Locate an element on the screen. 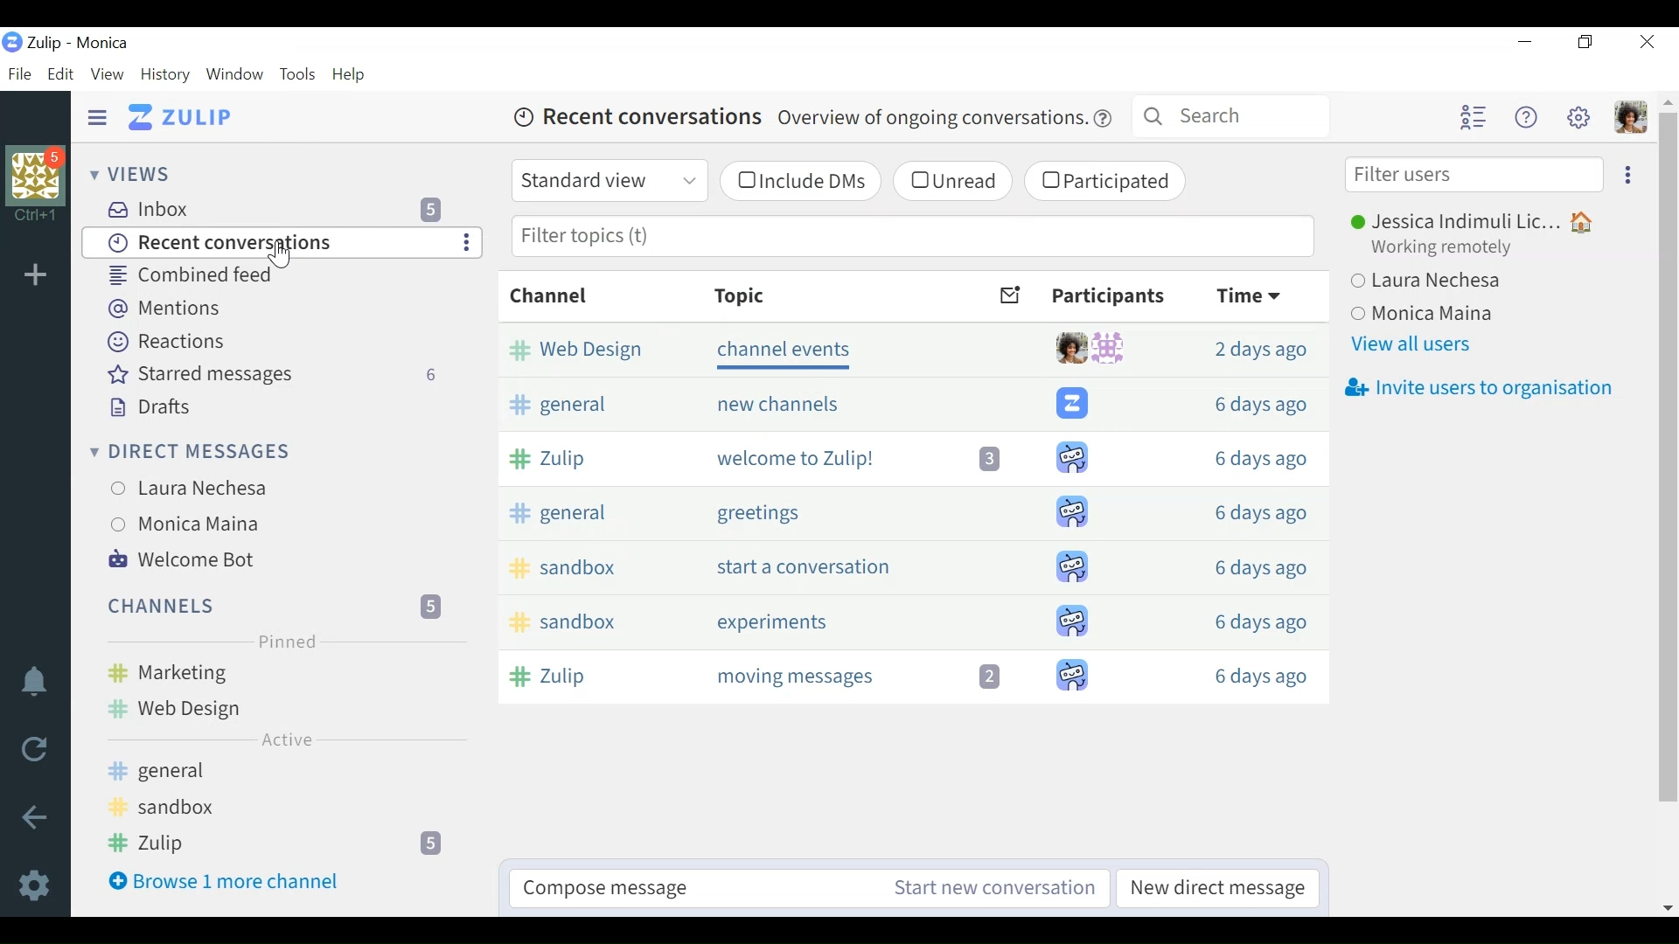  Hide user list is located at coordinates (1473, 117).